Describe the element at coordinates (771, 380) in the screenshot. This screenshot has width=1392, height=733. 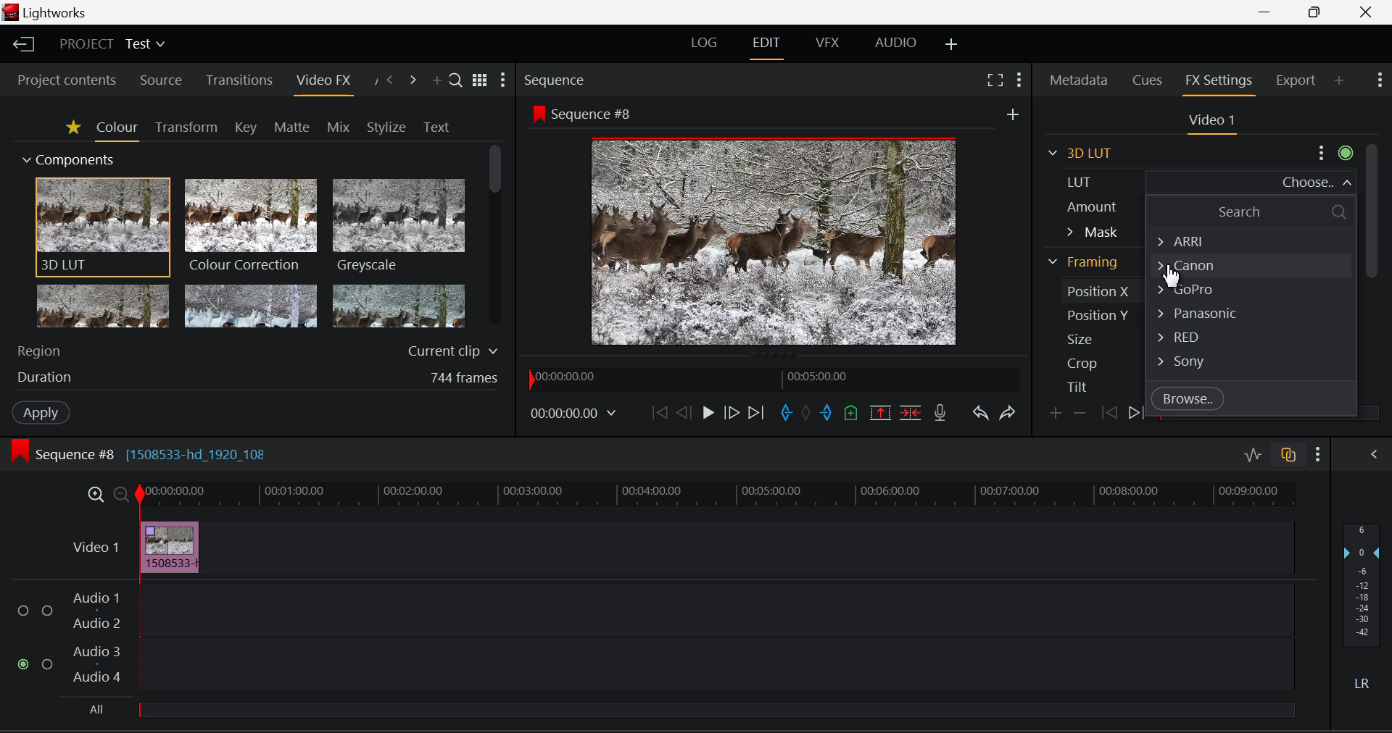
I see `Project Timeline Navigator` at that location.